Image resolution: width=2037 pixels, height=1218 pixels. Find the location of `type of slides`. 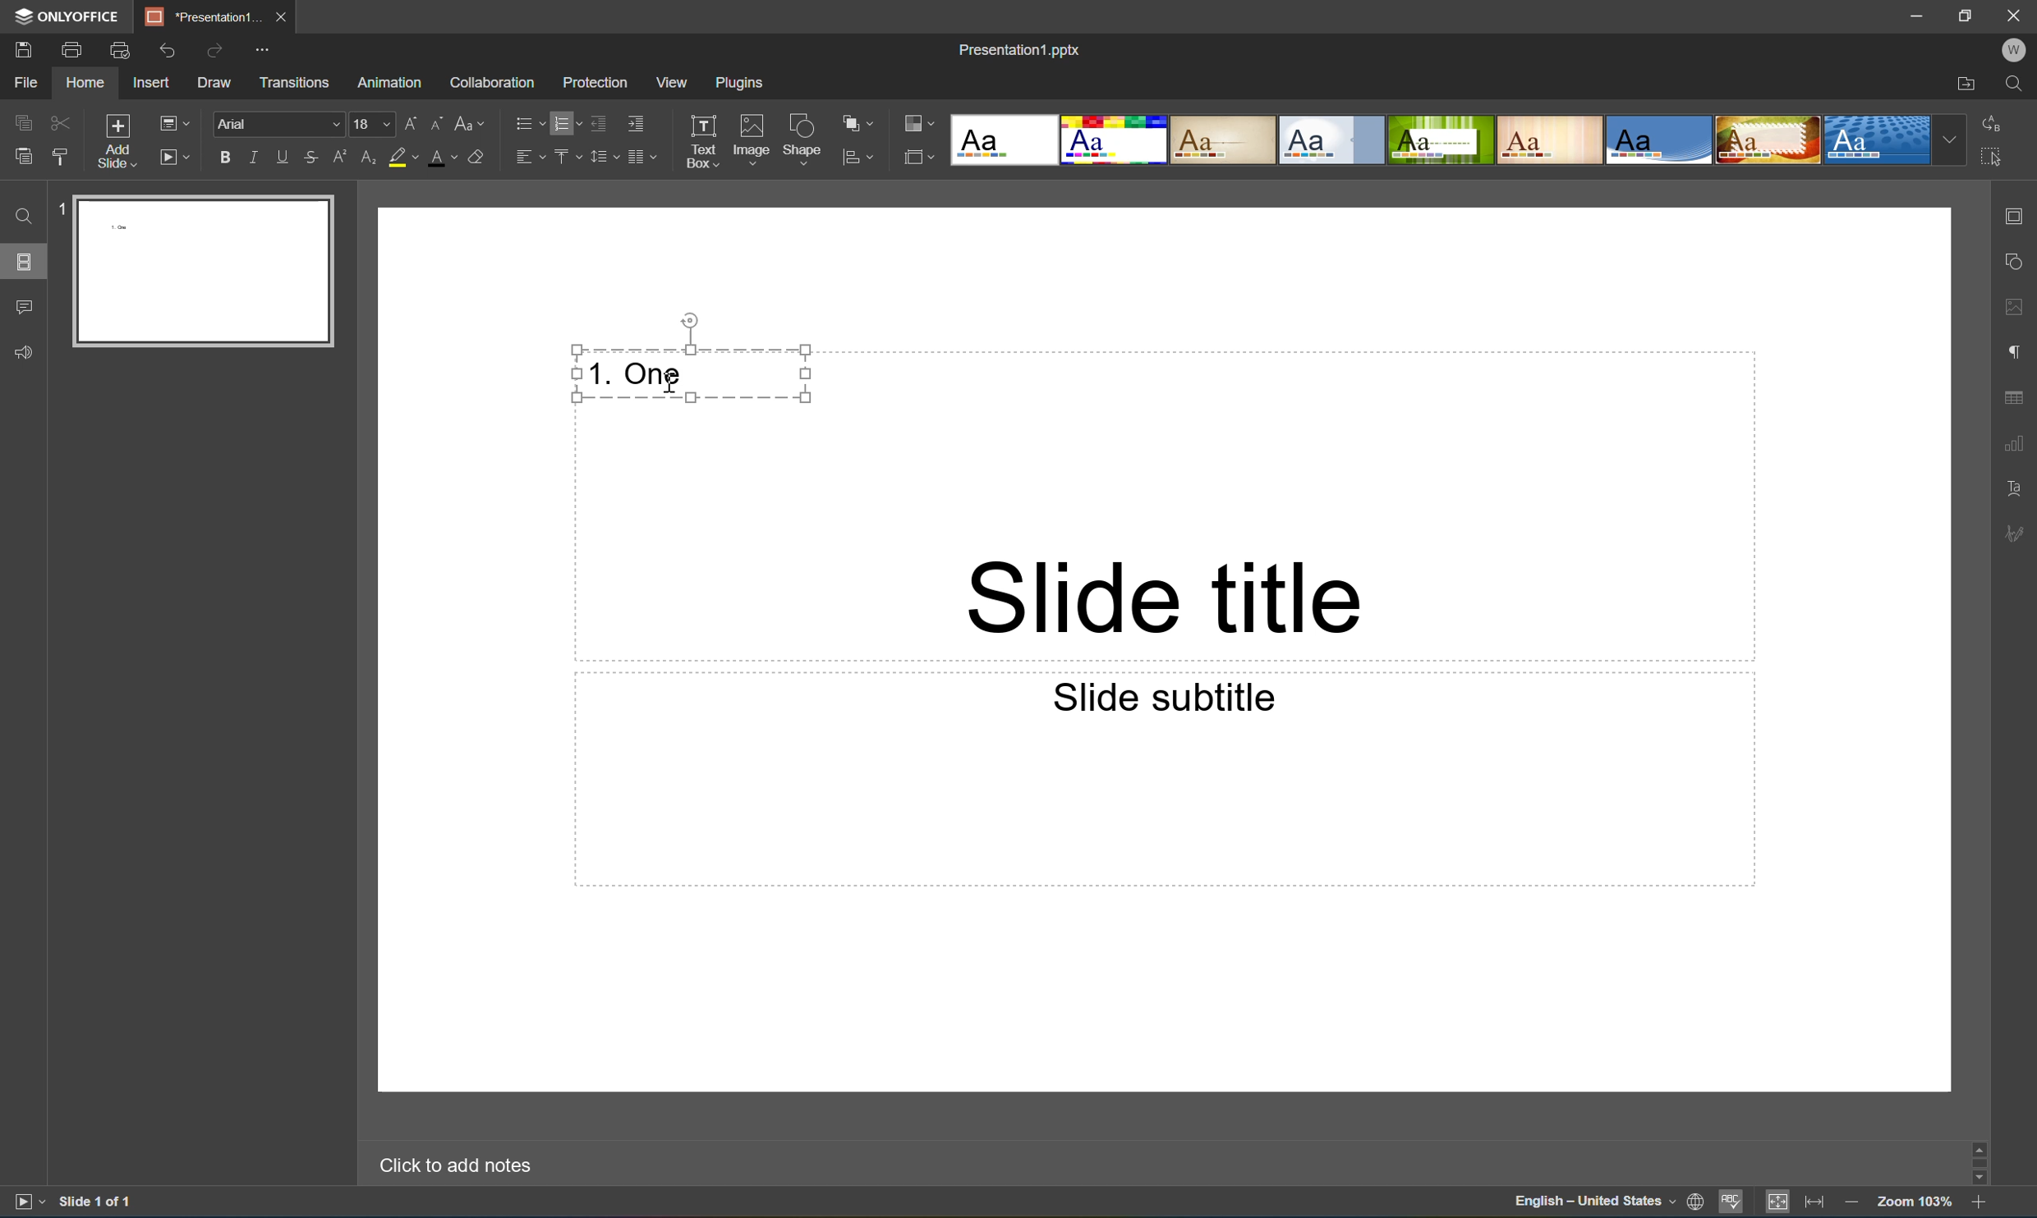

type of slides is located at coordinates (1461, 140).